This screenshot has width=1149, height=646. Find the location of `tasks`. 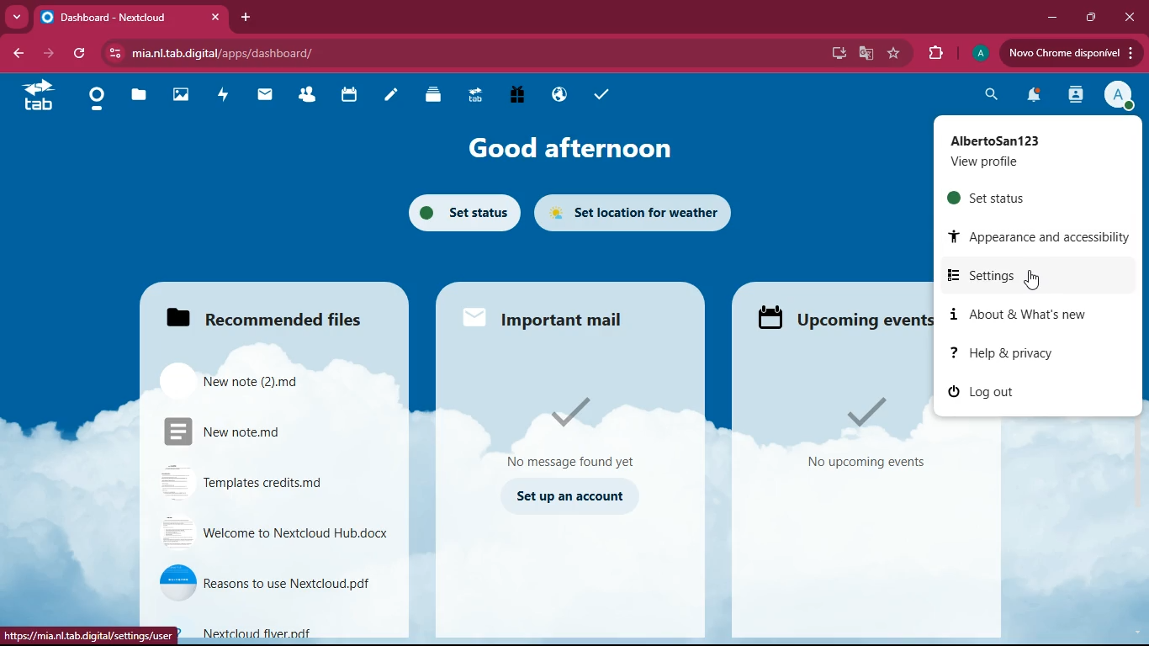

tasks is located at coordinates (598, 94).